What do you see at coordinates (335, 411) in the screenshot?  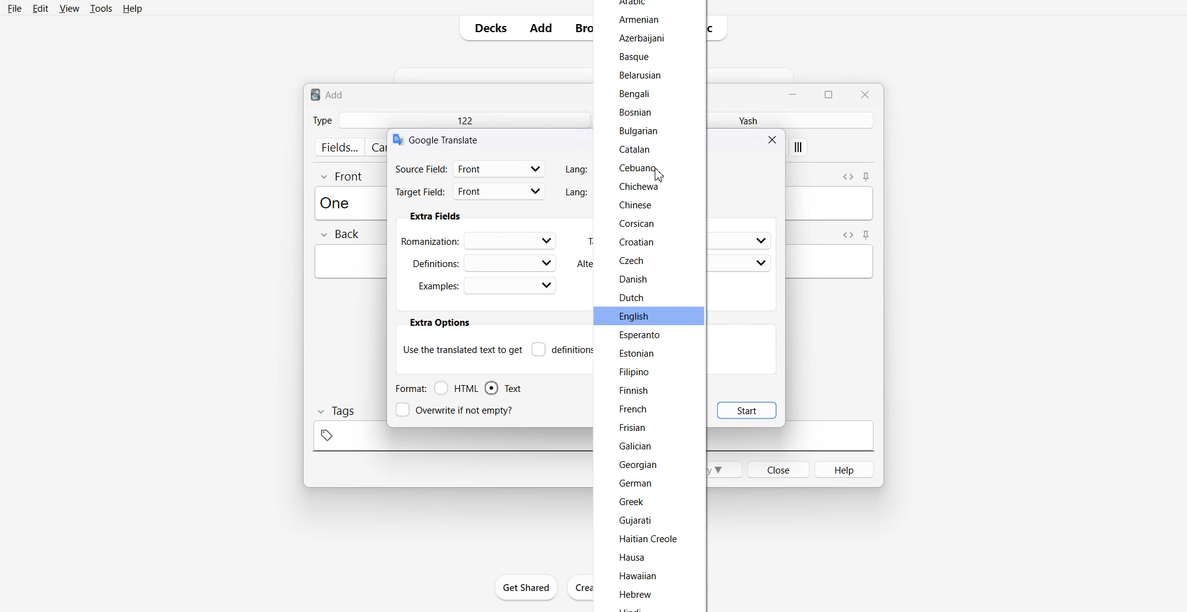 I see `Tags` at bounding box center [335, 411].